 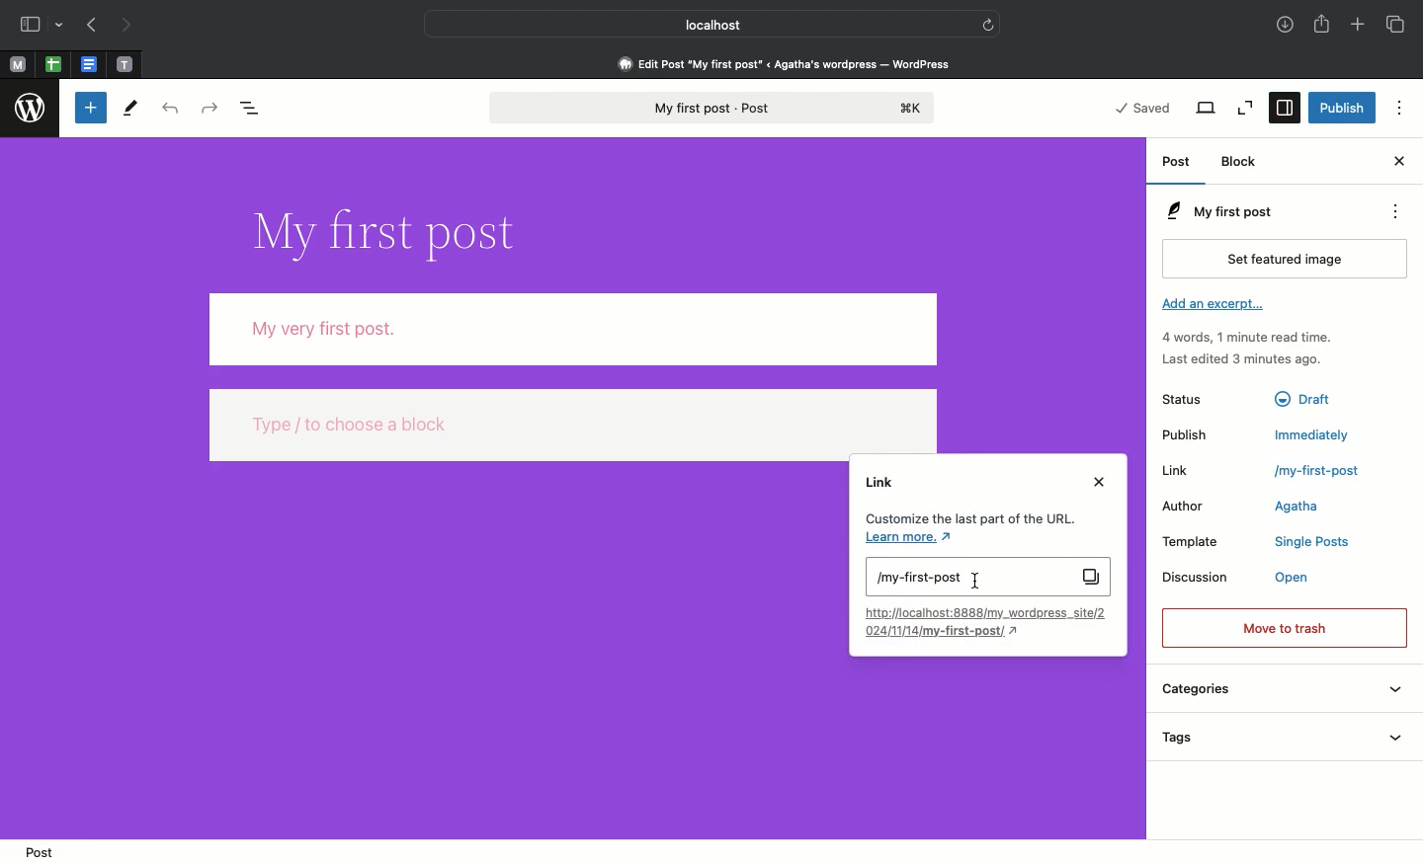 What do you see at coordinates (990, 24) in the screenshot?
I see `refresh` at bounding box center [990, 24].